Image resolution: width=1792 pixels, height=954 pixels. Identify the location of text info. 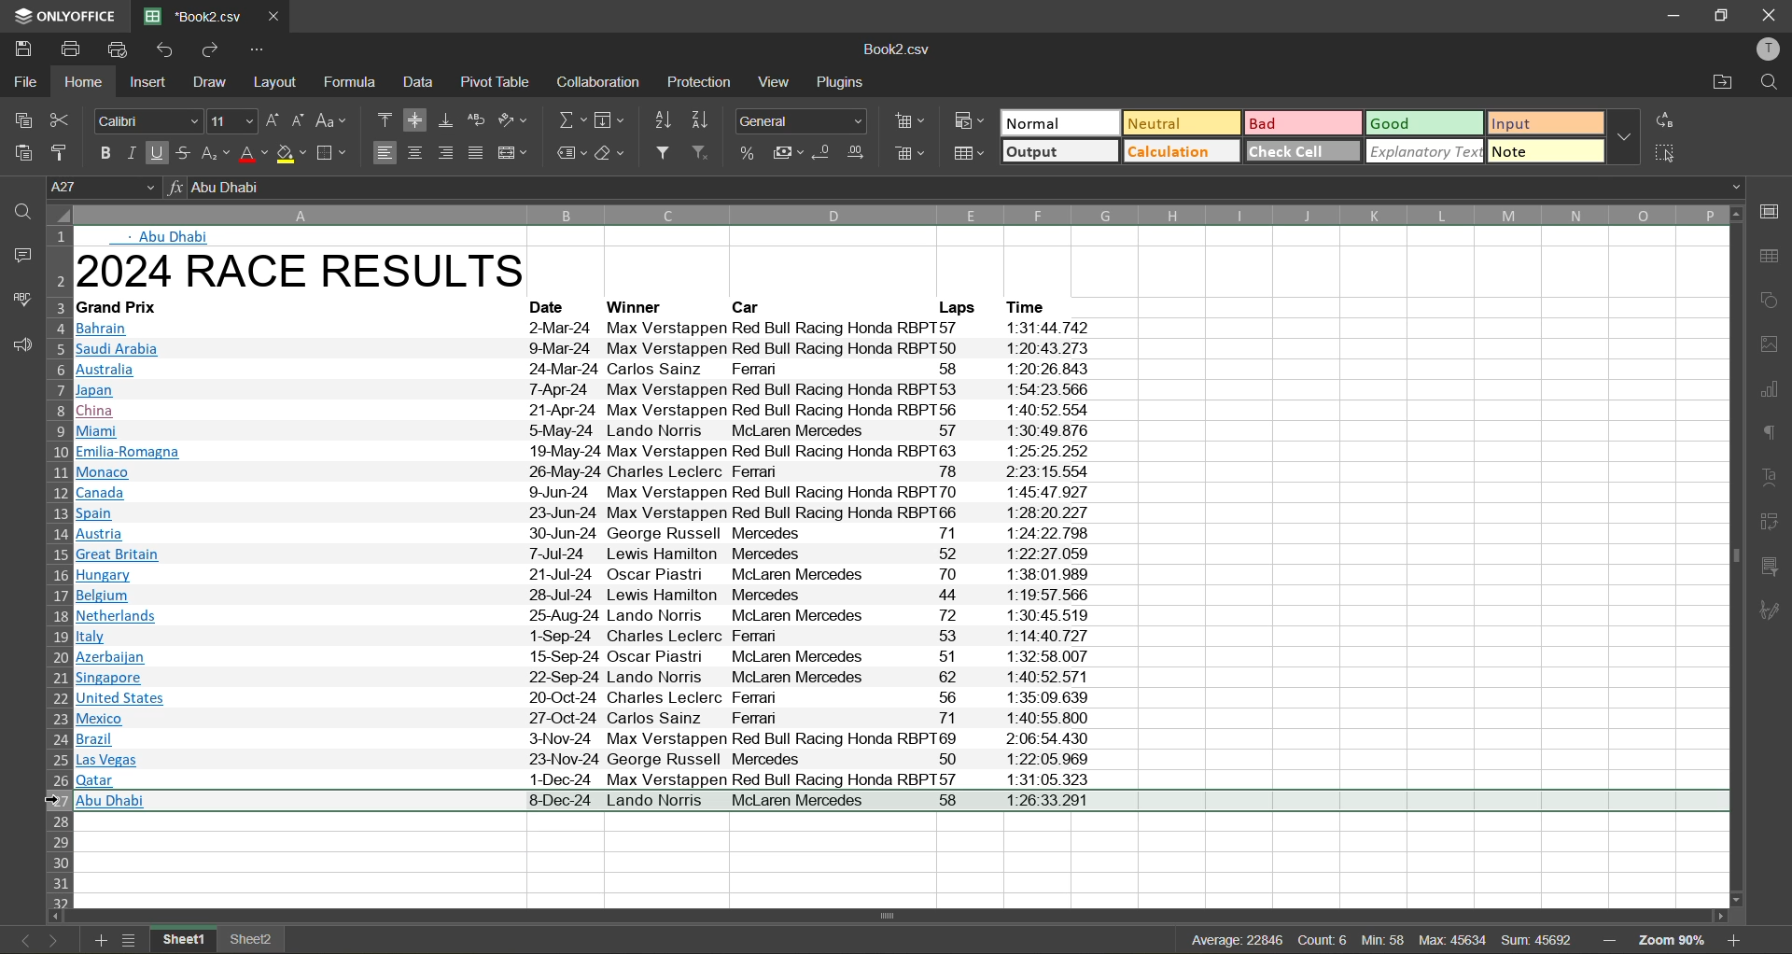
(555, 308).